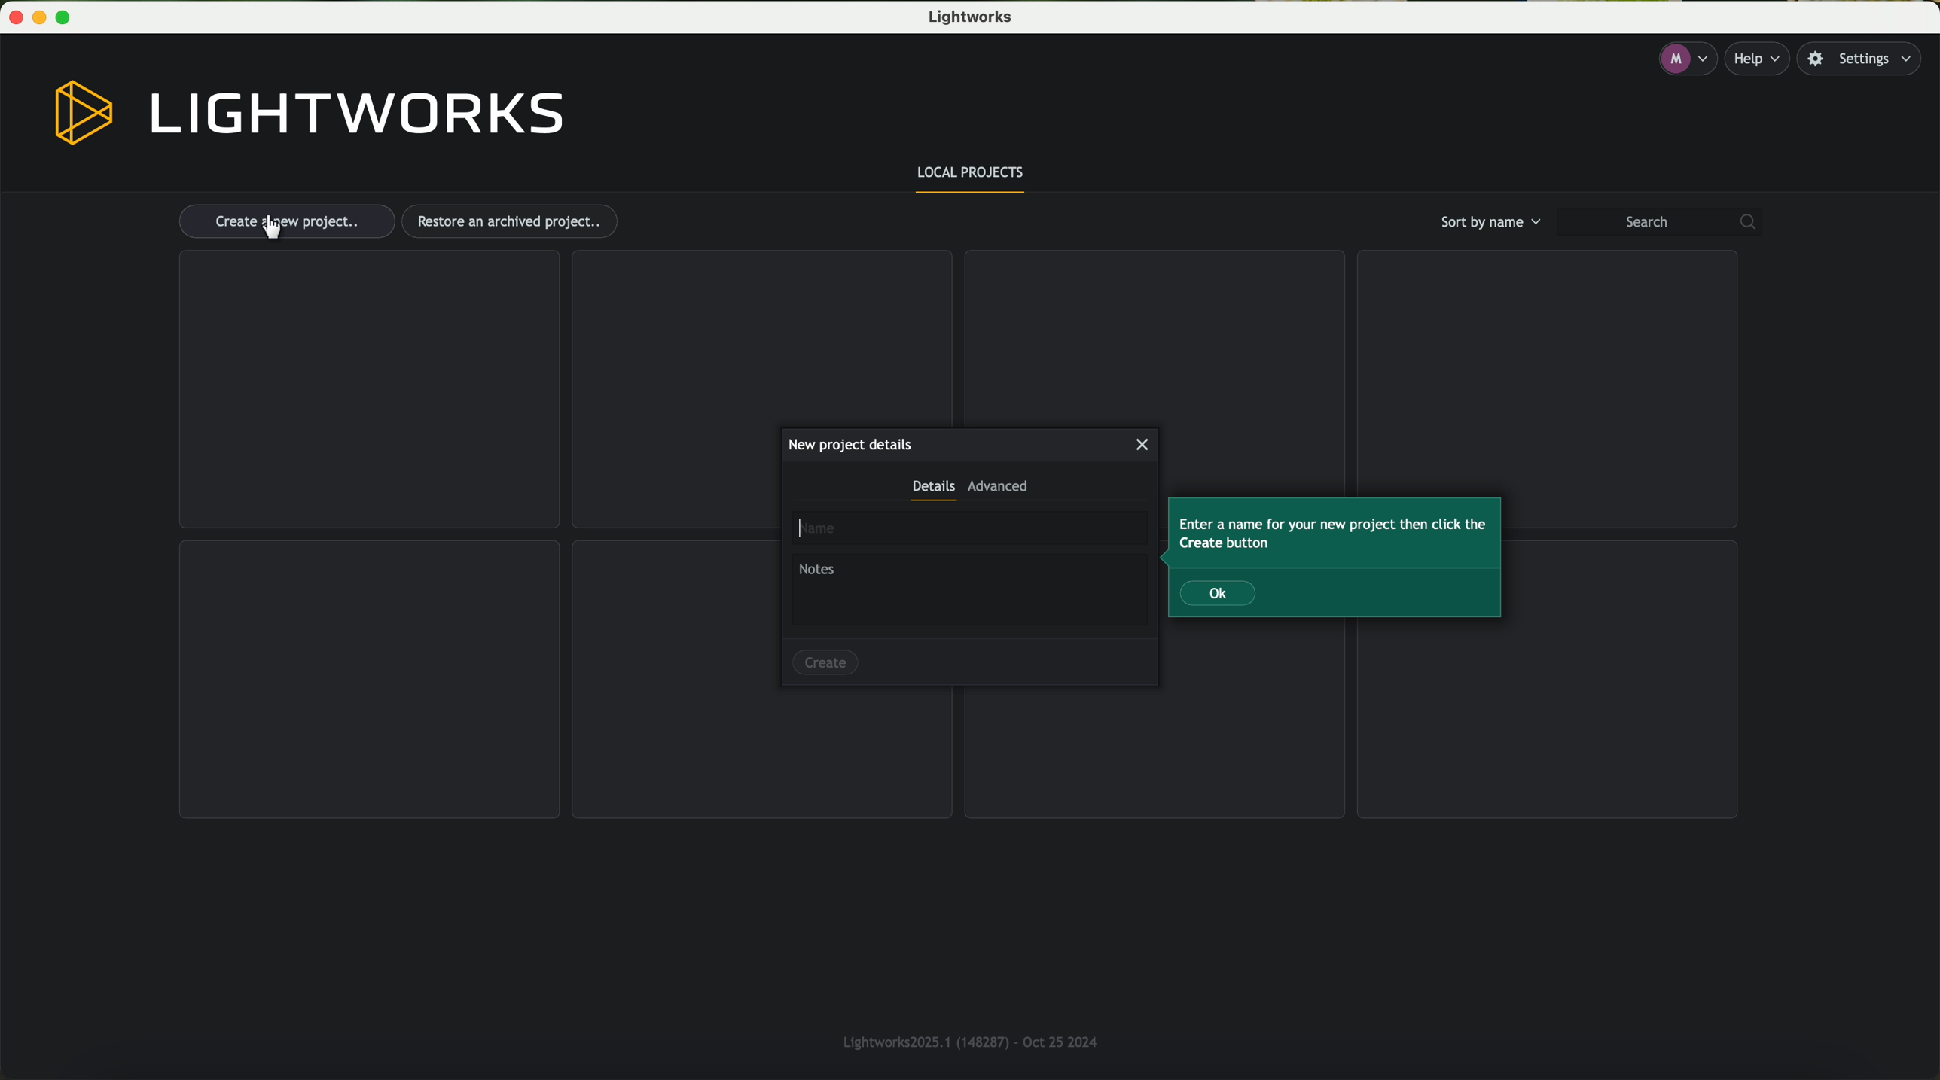  Describe the element at coordinates (968, 529) in the screenshot. I see `type name` at that location.